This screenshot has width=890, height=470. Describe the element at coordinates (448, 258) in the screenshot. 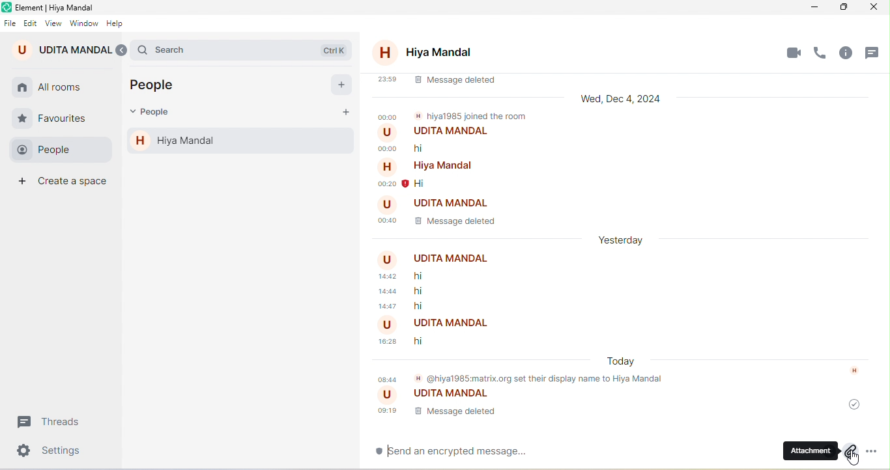

I see `UDITA MANDAL` at that location.